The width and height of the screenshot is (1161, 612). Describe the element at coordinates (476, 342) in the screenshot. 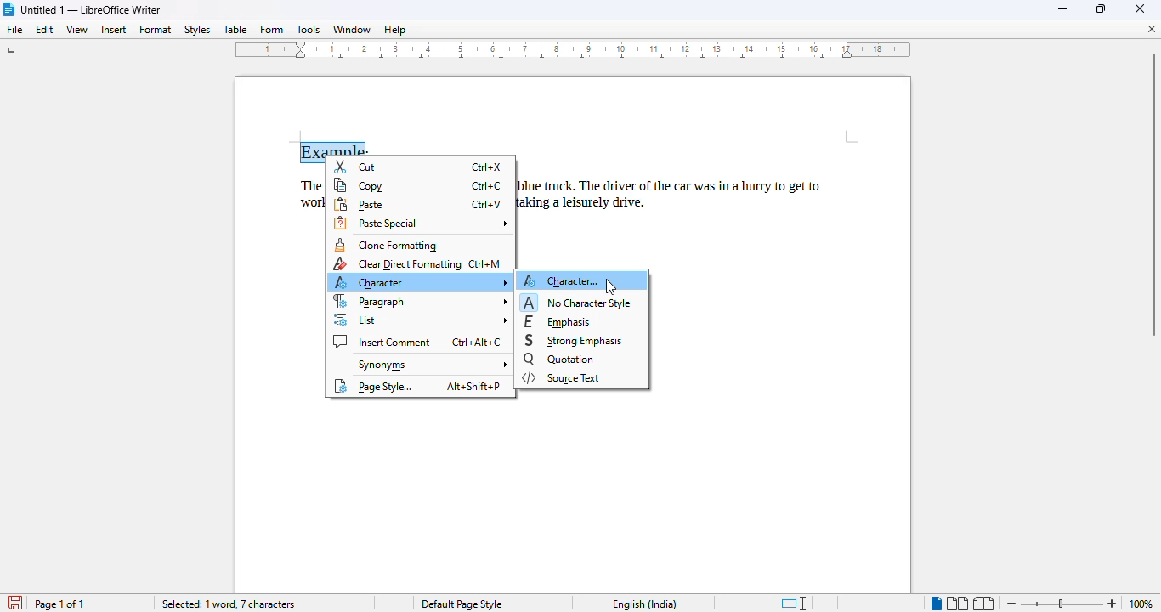

I see `Ctrl+Alt+C` at that location.